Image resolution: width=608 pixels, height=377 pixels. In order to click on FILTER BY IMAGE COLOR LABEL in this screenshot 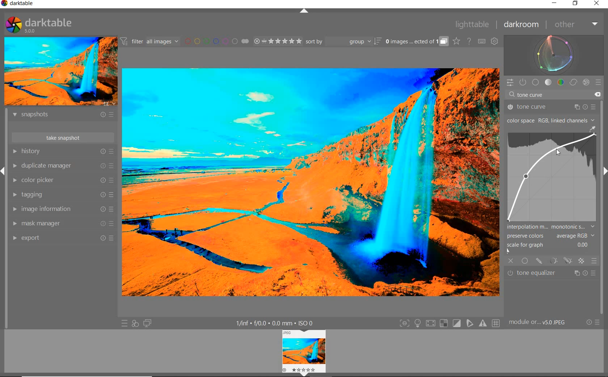, I will do `click(217, 42)`.